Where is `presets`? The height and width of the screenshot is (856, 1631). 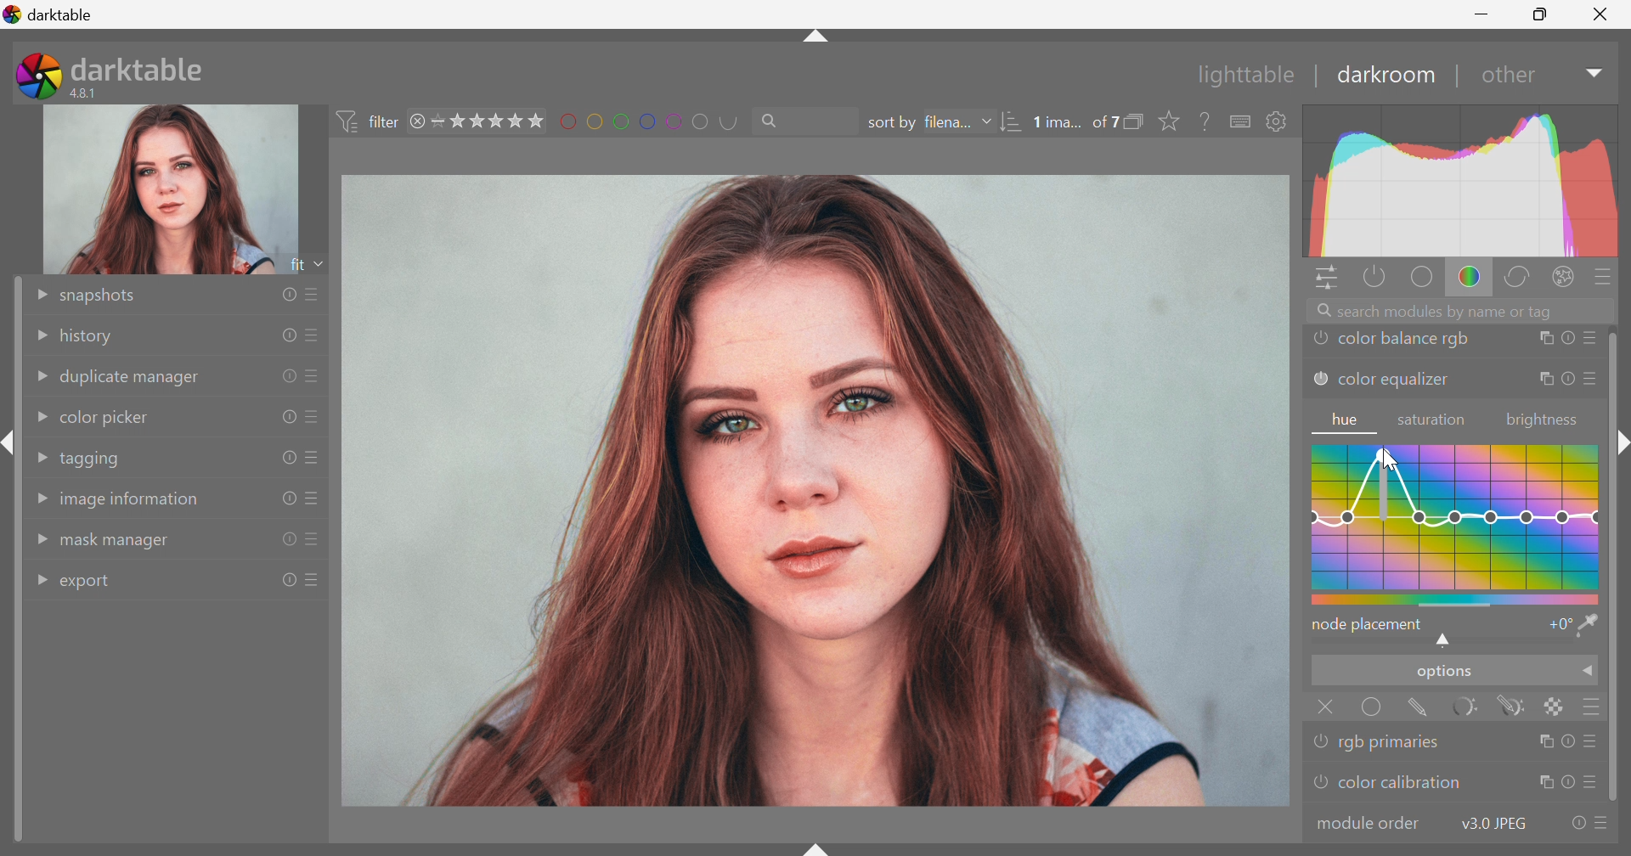
presets is located at coordinates (1594, 785).